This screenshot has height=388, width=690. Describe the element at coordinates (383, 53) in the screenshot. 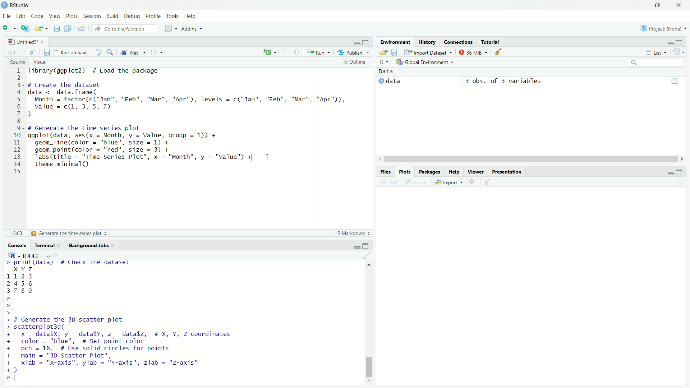

I see `load workspace` at that location.